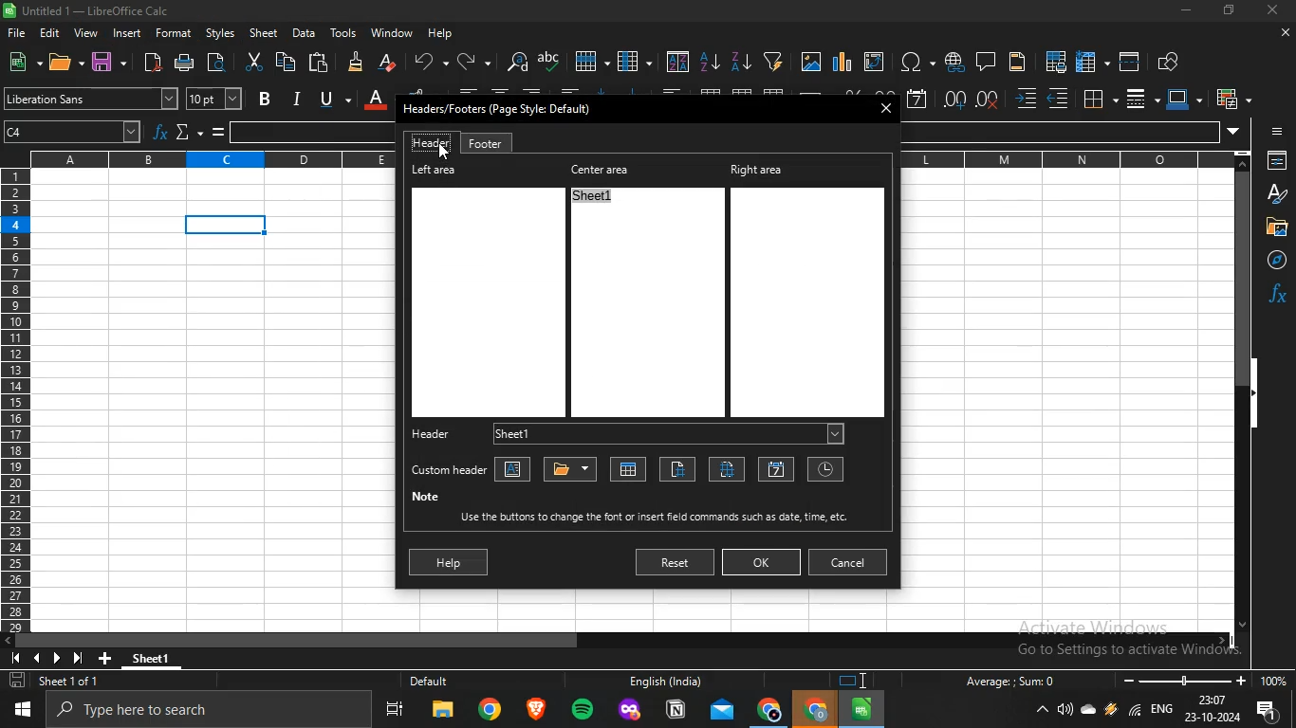  What do you see at coordinates (849, 560) in the screenshot?
I see `cancel` at bounding box center [849, 560].